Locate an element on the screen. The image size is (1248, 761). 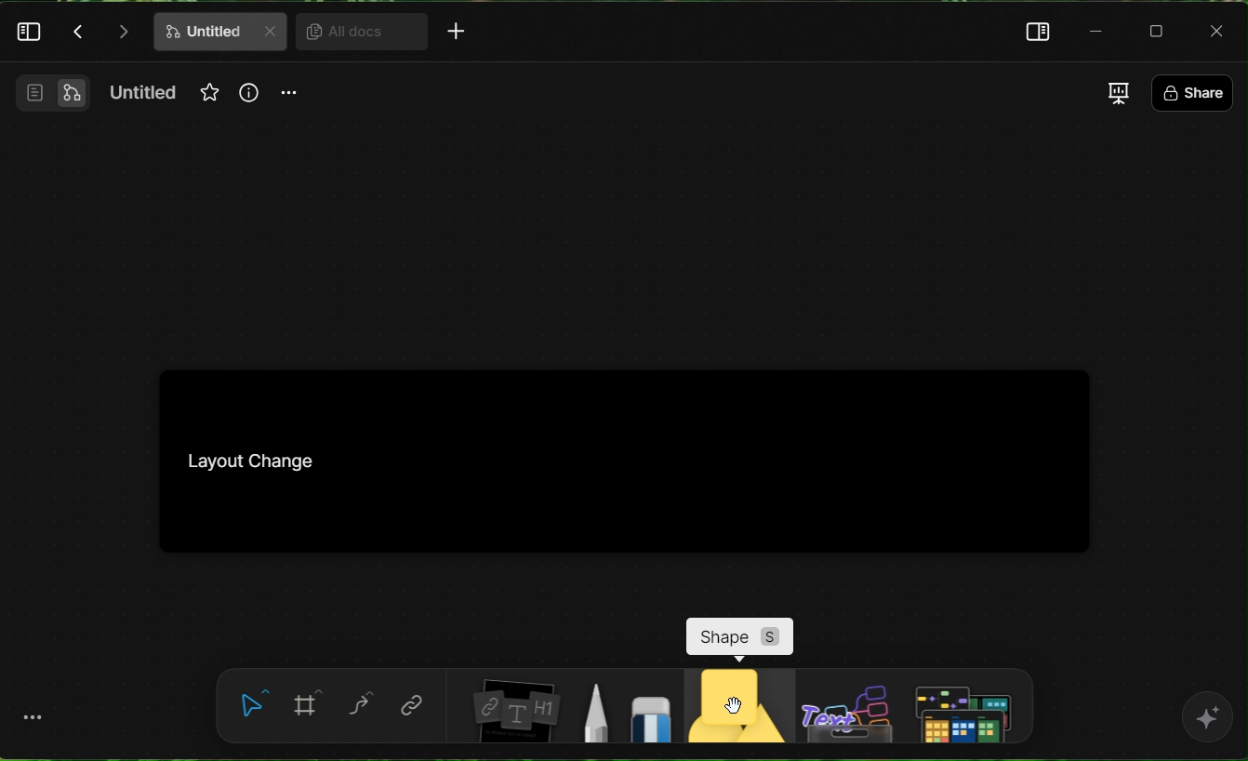
shape is located at coordinates (739, 635).